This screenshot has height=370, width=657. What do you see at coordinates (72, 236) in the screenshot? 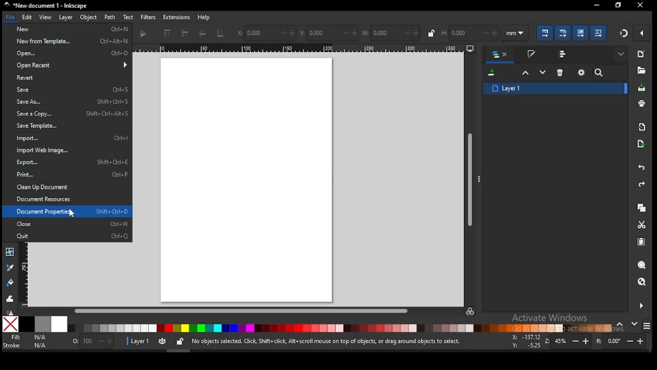
I see `quit` at bounding box center [72, 236].